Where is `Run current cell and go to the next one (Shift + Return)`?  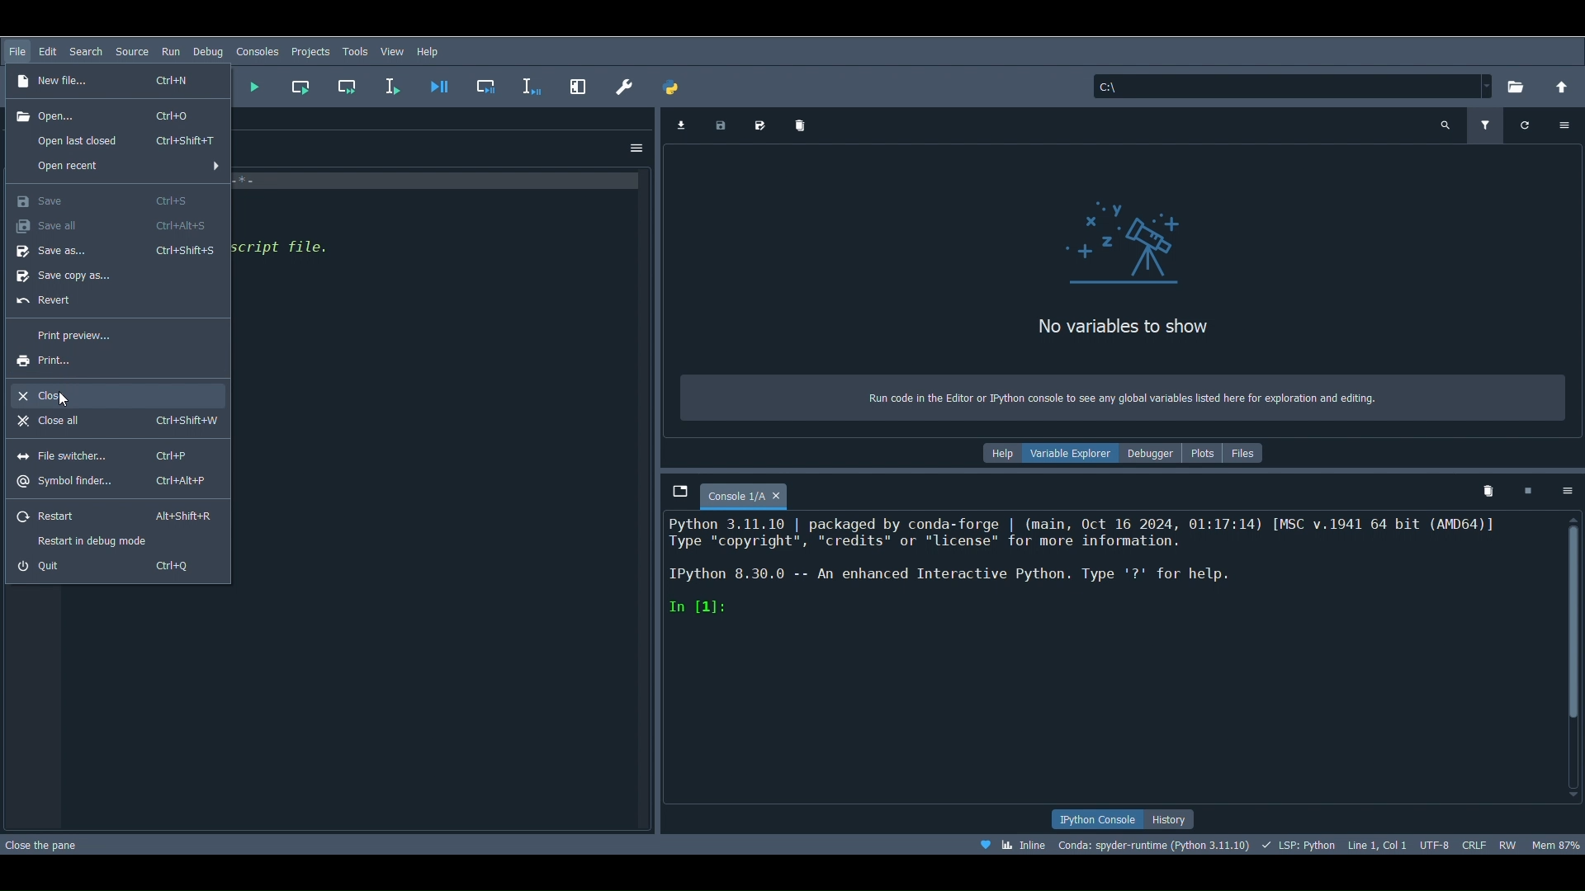
Run current cell and go to the next one (Shift + Return) is located at coordinates (347, 82).